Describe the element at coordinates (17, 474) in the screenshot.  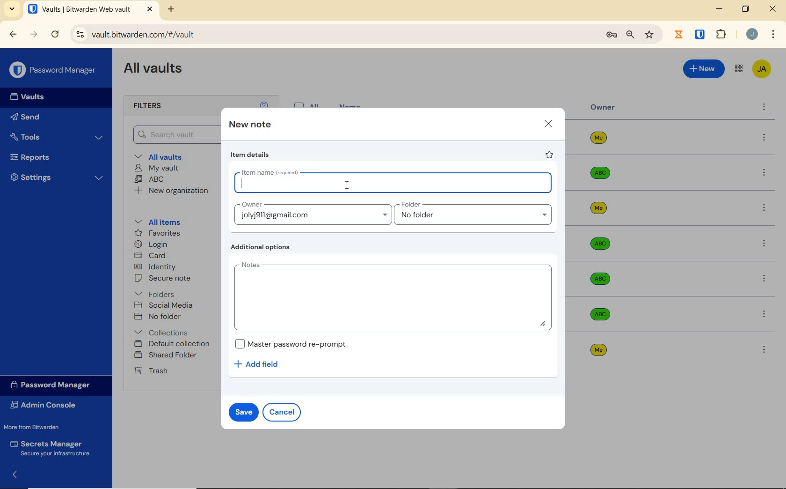
I see `expand/collapse` at that location.